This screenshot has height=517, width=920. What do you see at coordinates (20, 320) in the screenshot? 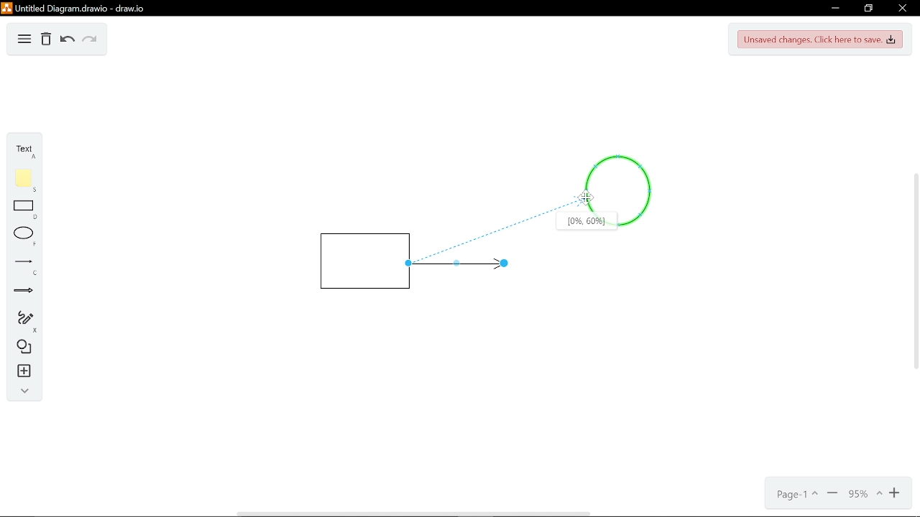
I see `Freehand` at bounding box center [20, 320].